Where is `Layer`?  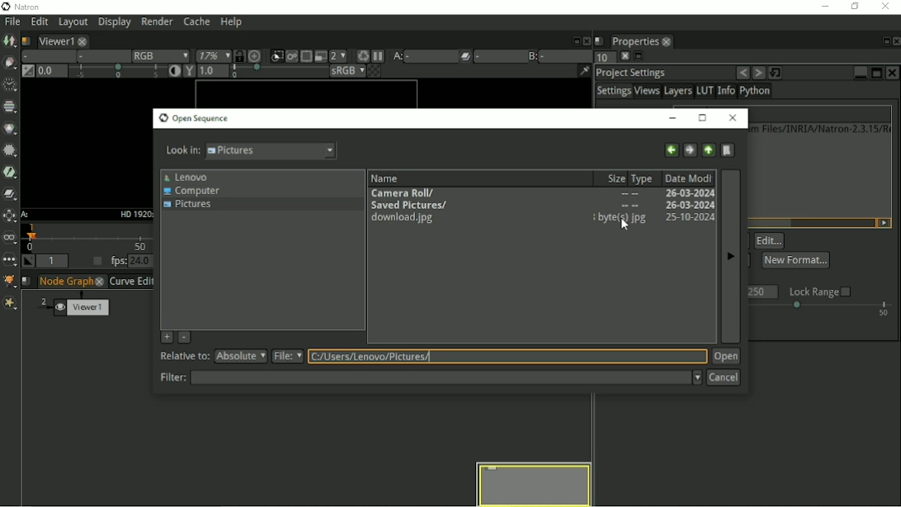 Layer is located at coordinates (45, 56).